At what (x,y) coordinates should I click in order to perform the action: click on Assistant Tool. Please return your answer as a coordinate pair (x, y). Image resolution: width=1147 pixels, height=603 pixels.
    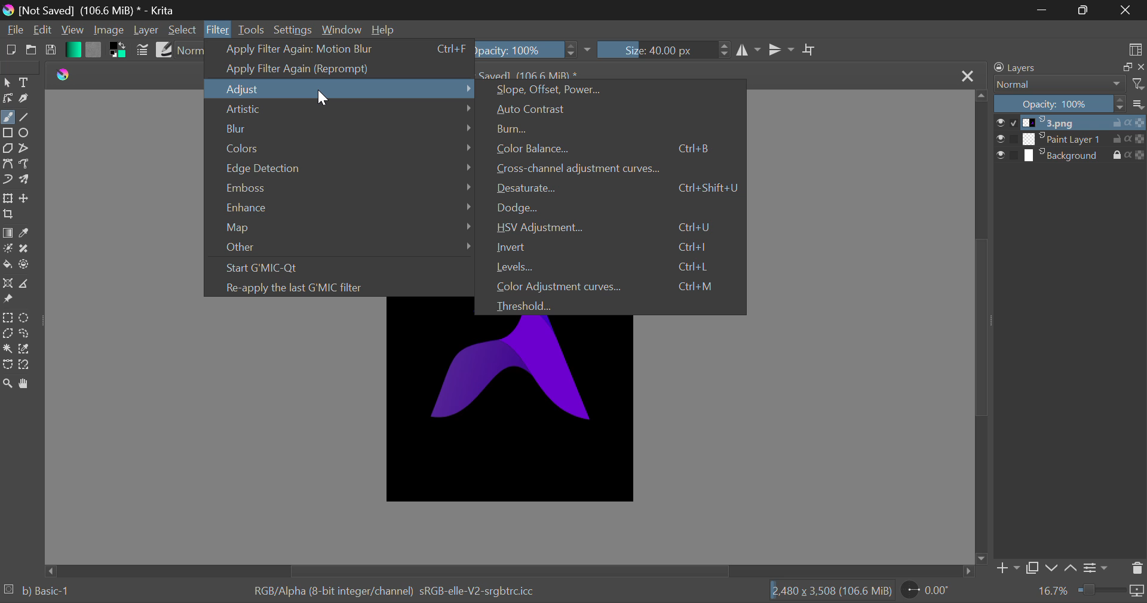
    Looking at the image, I should click on (7, 284).